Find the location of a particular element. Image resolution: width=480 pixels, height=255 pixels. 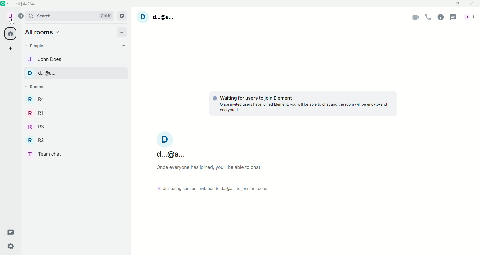

Room R2 is located at coordinates (36, 139).